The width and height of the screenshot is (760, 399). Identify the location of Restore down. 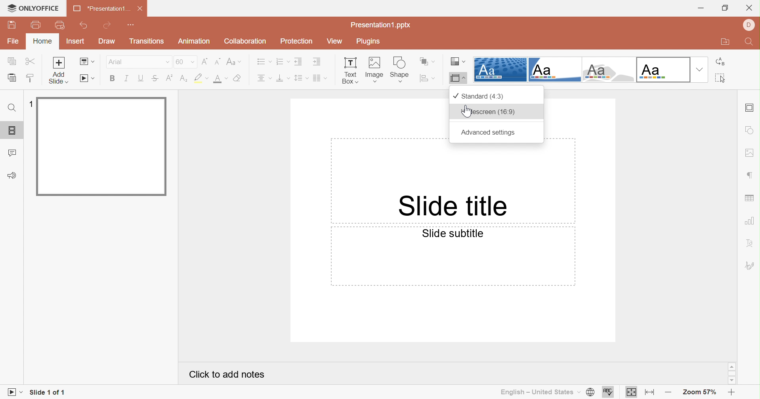
(726, 9).